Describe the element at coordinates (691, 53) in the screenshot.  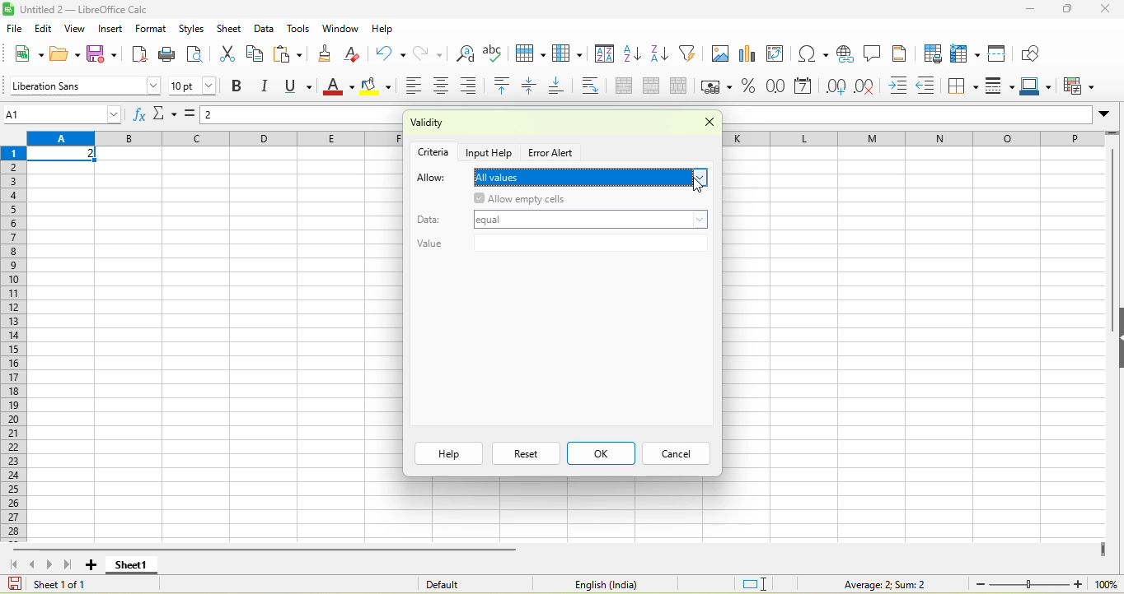
I see `auto filter` at that location.